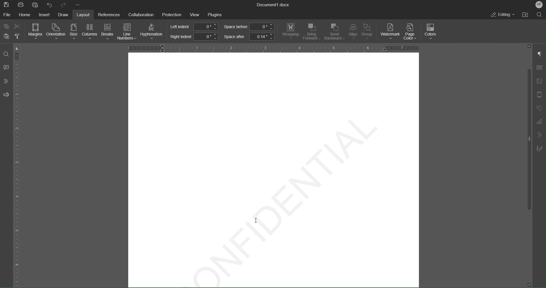 Image resolution: width=546 pixels, height=288 pixels. I want to click on Watermark, so click(390, 32).